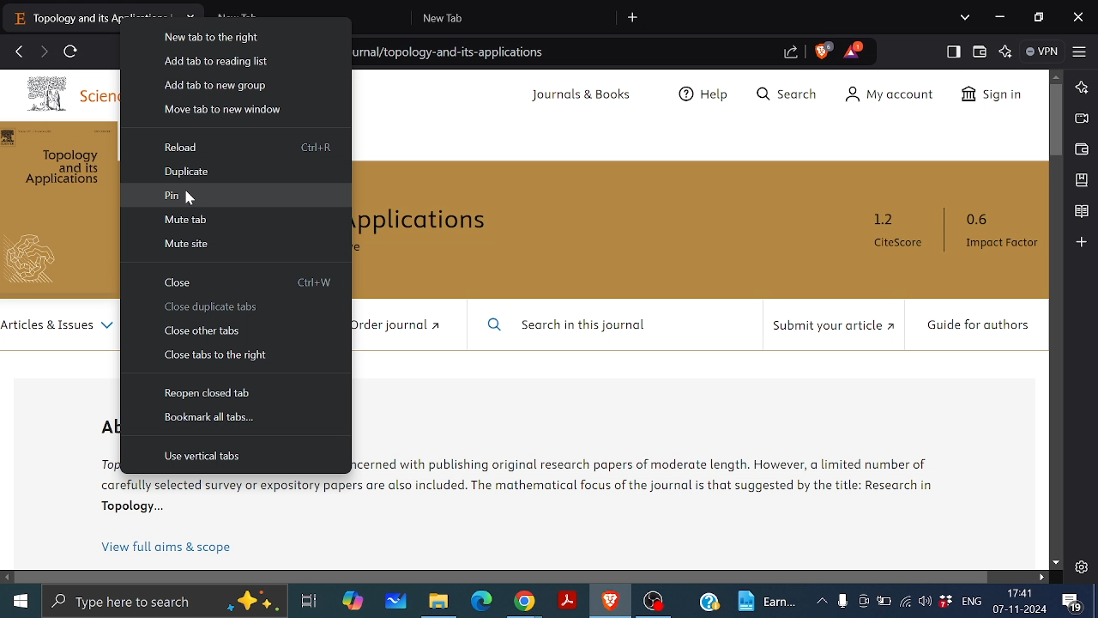 The image size is (1098, 618). Describe the element at coordinates (454, 54) in the screenshot. I see `url` at that location.